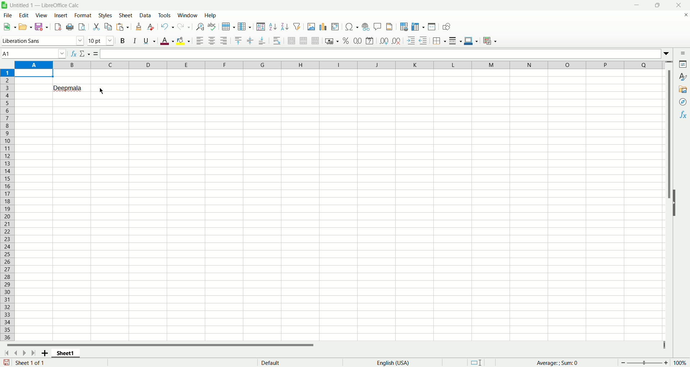 This screenshot has width=690, height=367. I want to click on goto last sheet, so click(32, 353).